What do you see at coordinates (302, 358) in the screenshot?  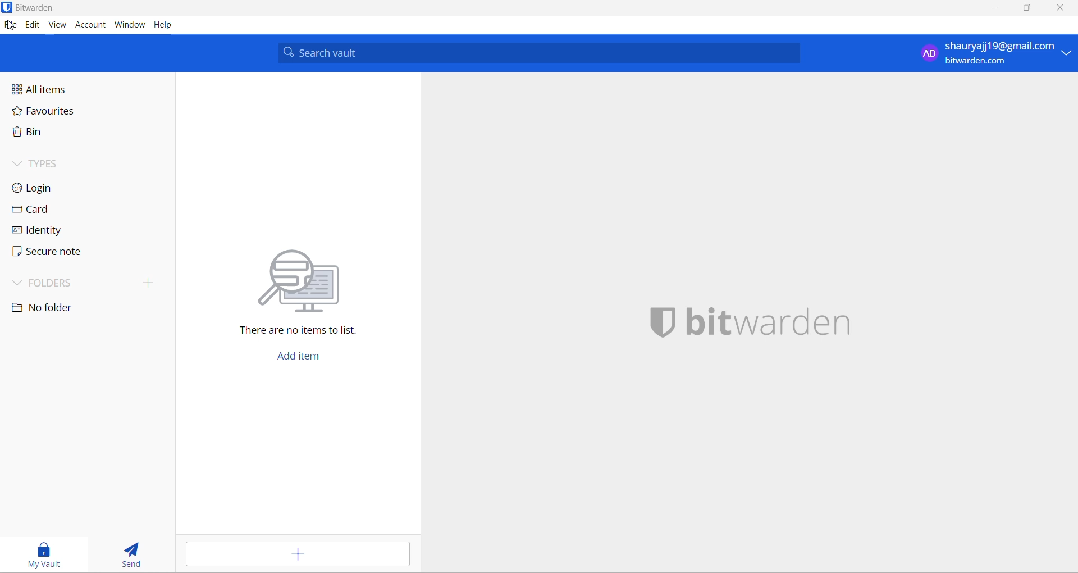 I see `add item button` at bounding box center [302, 358].